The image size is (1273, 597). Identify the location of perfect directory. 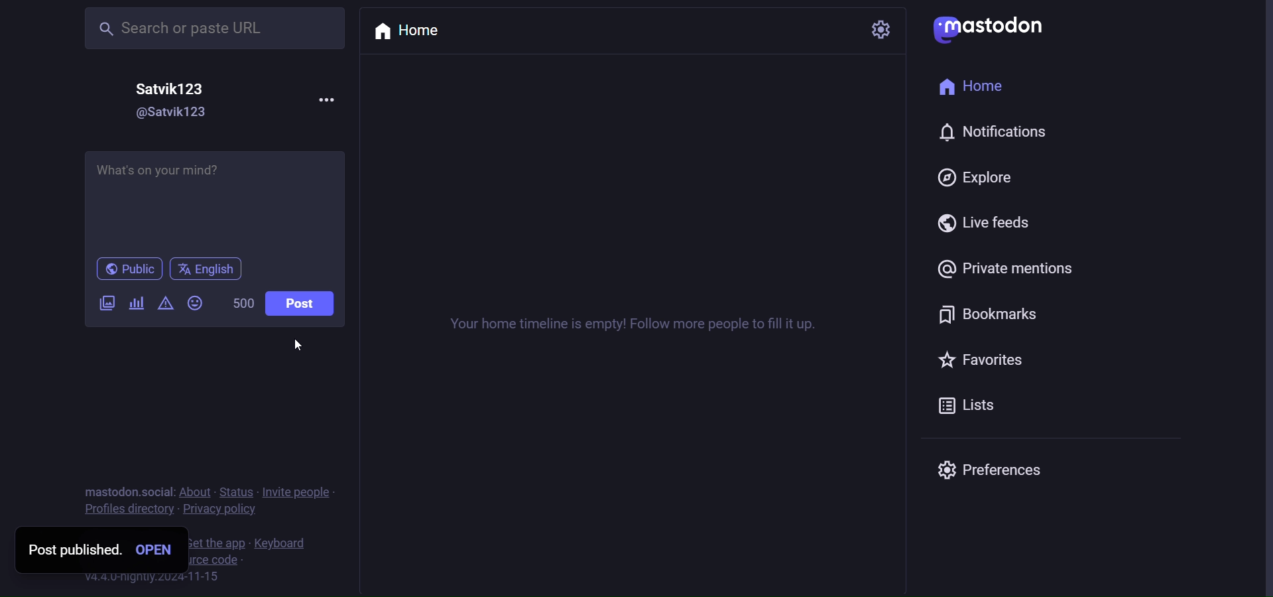
(126, 510).